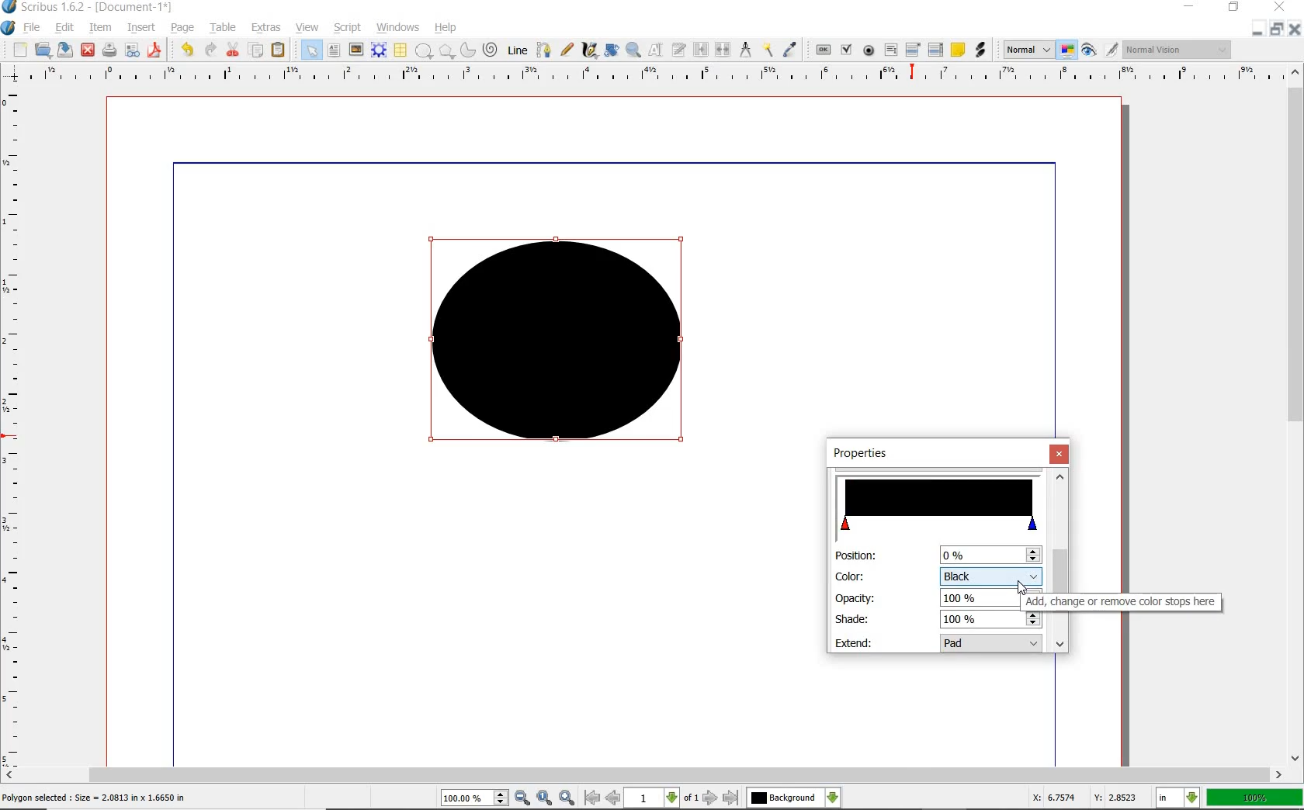 This screenshot has width=1304, height=810. I want to click on color, so click(851, 576).